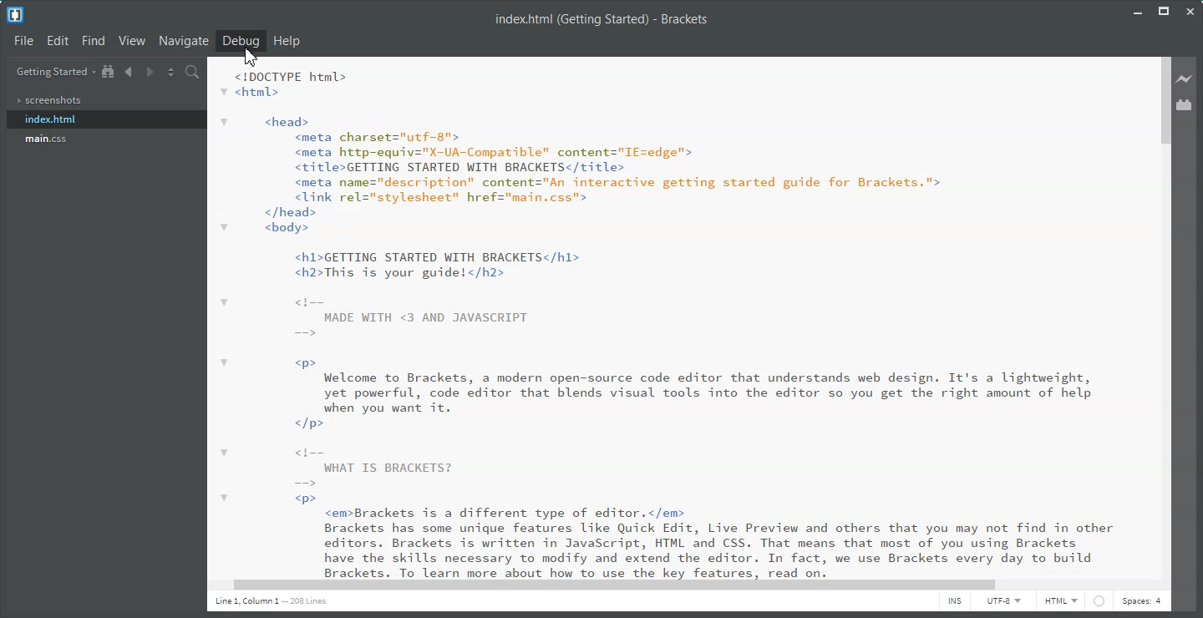 The width and height of the screenshot is (1203, 618). I want to click on File, so click(23, 40).